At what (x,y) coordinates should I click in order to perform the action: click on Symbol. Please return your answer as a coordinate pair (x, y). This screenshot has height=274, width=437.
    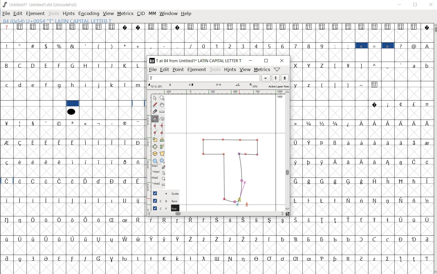
    Looking at the image, I should click on (113, 161).